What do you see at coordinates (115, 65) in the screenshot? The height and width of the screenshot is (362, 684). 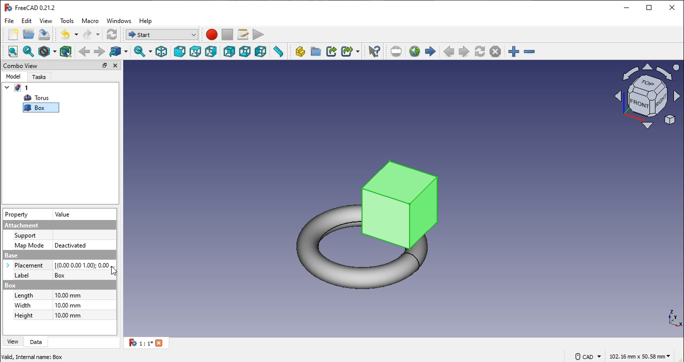 I see `close` at bounding box center [115, 65].